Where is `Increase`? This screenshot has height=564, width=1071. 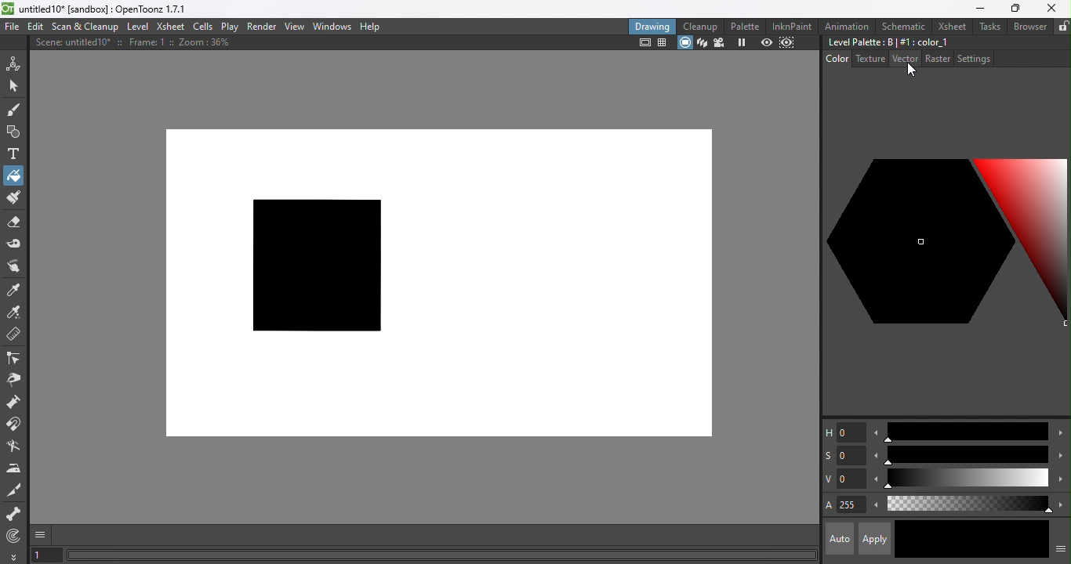
Increase is located at coordinates (1060, 435).